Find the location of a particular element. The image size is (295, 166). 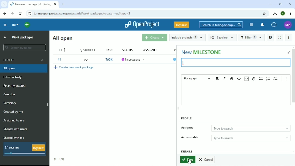

To notification center is located at coordinates (262, 25).